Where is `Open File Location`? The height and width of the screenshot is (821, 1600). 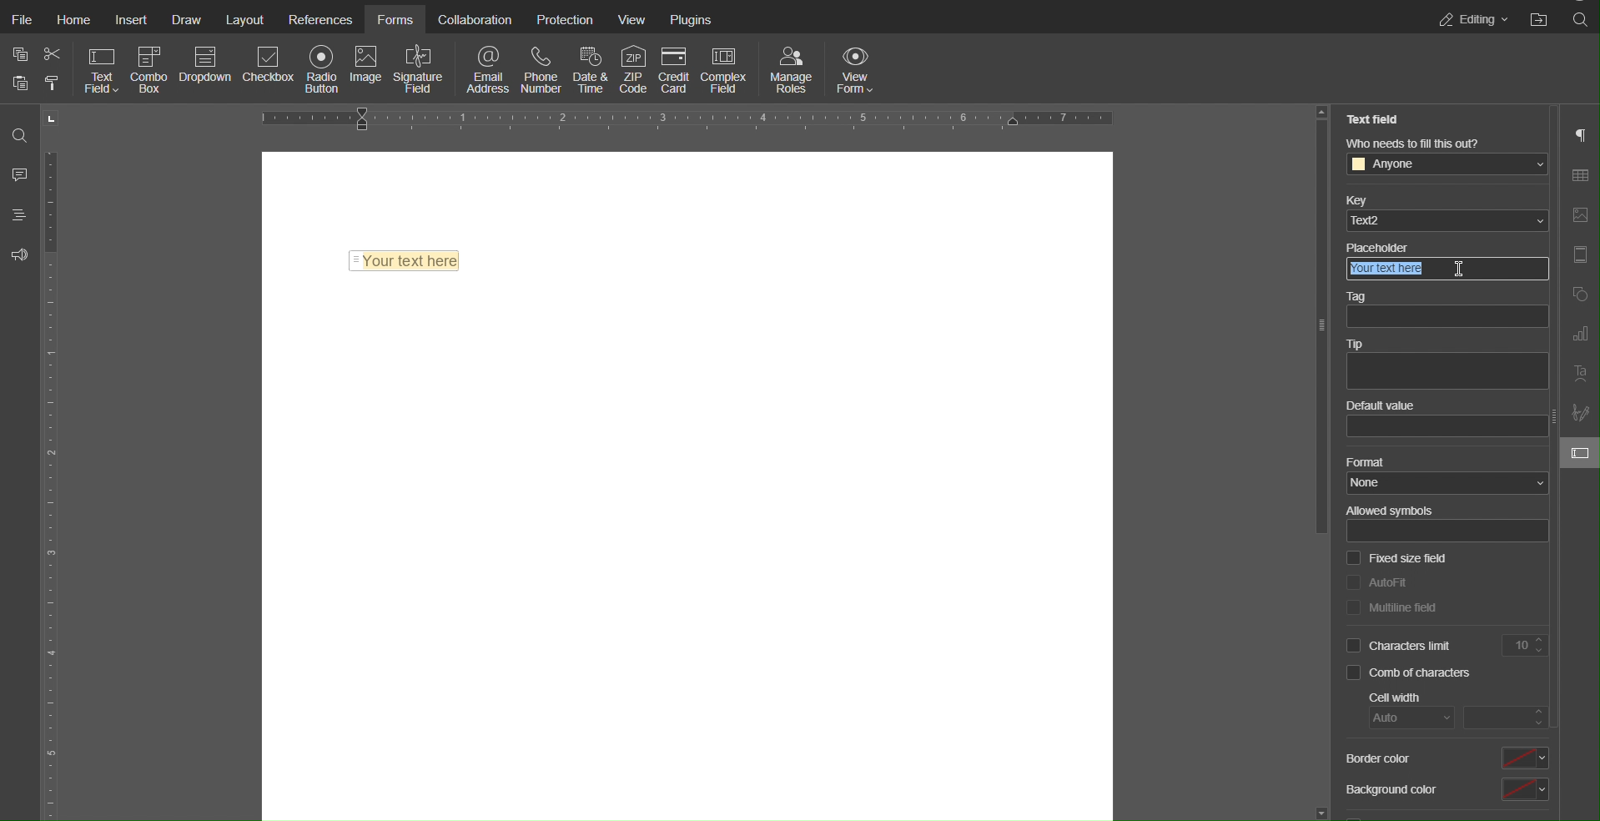 Open File Location is located at coordinates (1540, 18).